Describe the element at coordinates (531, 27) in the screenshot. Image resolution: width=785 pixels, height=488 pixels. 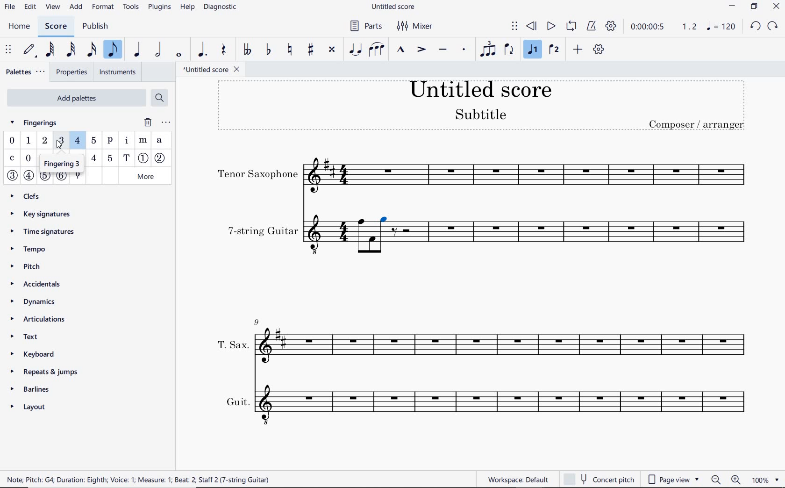
I see `REWIND` at that location.